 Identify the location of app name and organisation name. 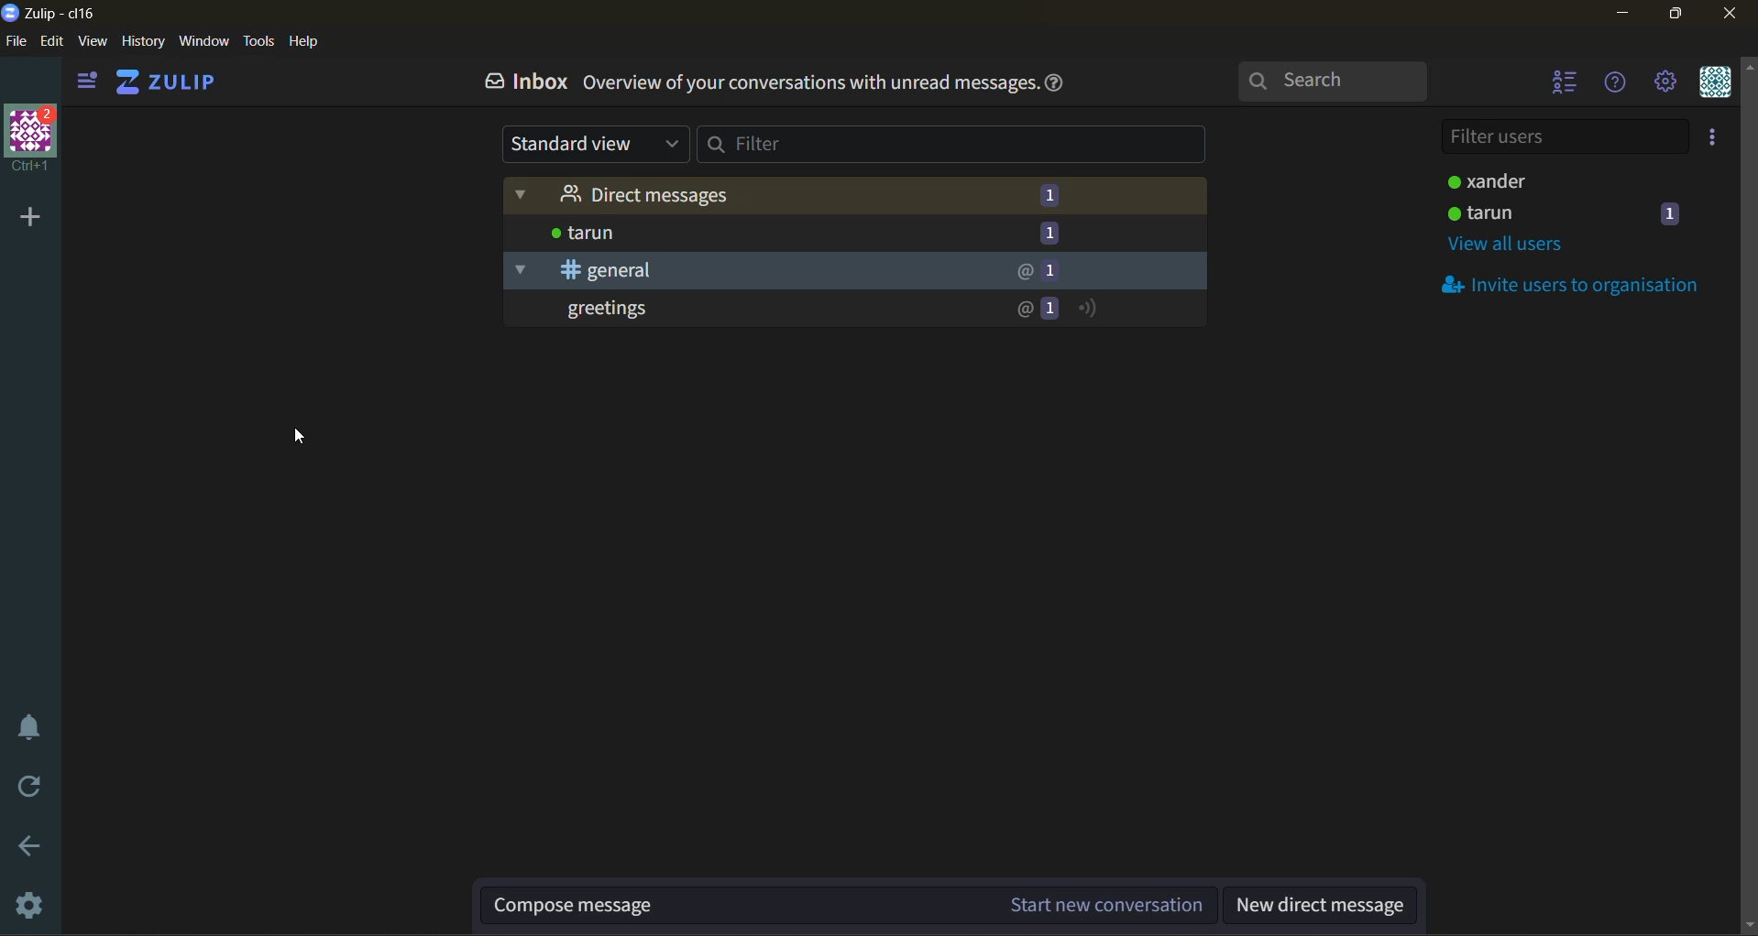
(55, 14).